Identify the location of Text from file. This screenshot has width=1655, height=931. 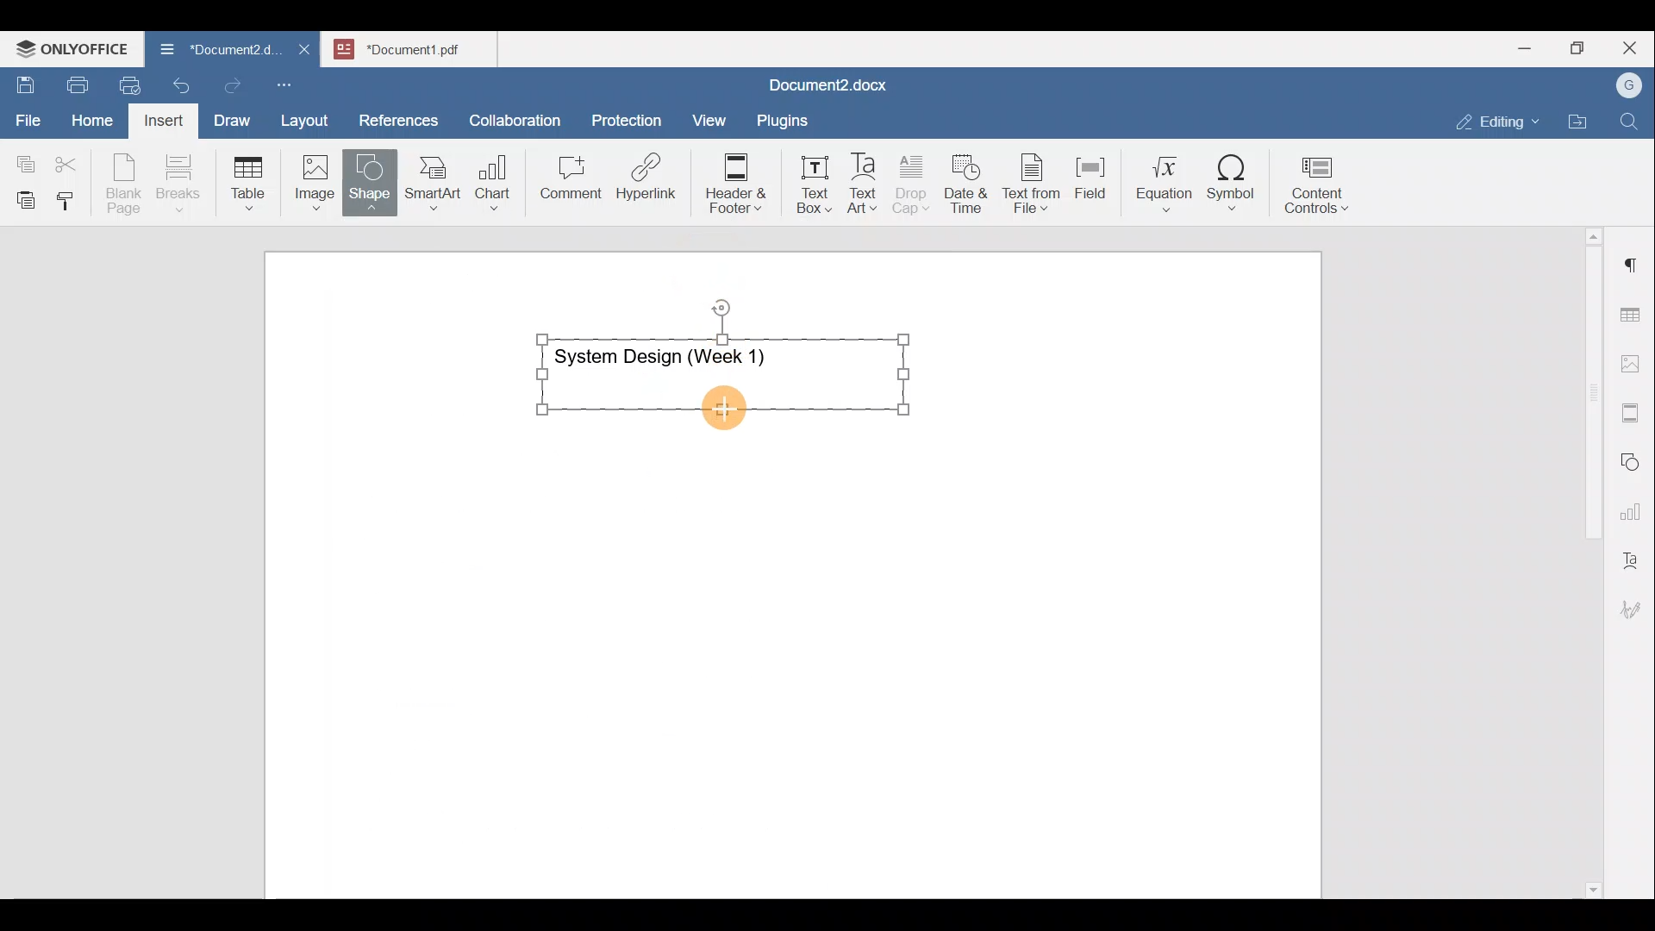
(1034, 182).